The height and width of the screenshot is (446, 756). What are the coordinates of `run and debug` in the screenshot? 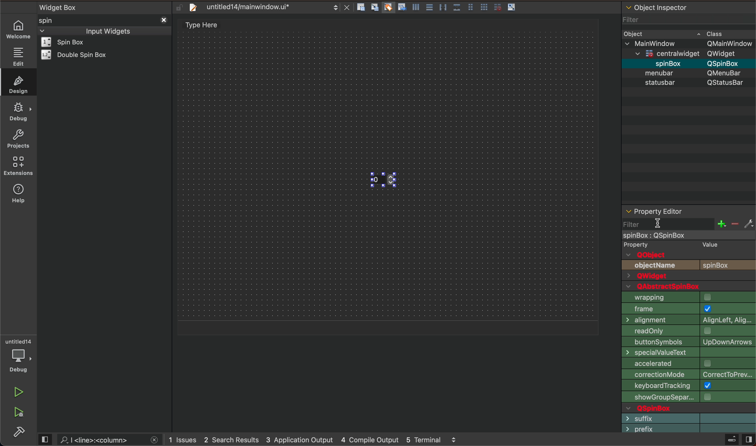 It's located at (20, 414).